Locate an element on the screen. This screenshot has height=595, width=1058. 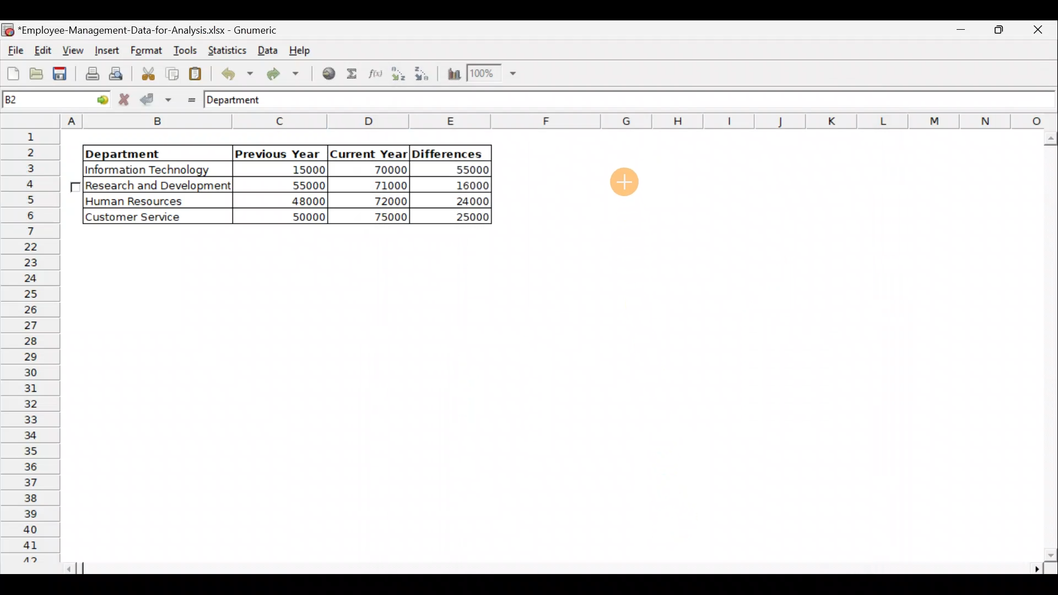
48000 is located at coordinates (290, 202).